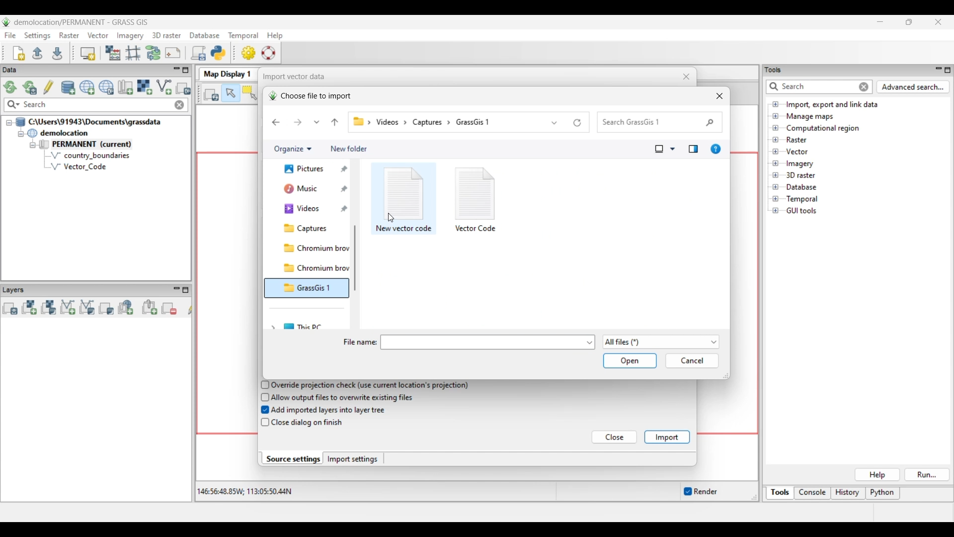  I want to click on Layers, so click(16, 289).